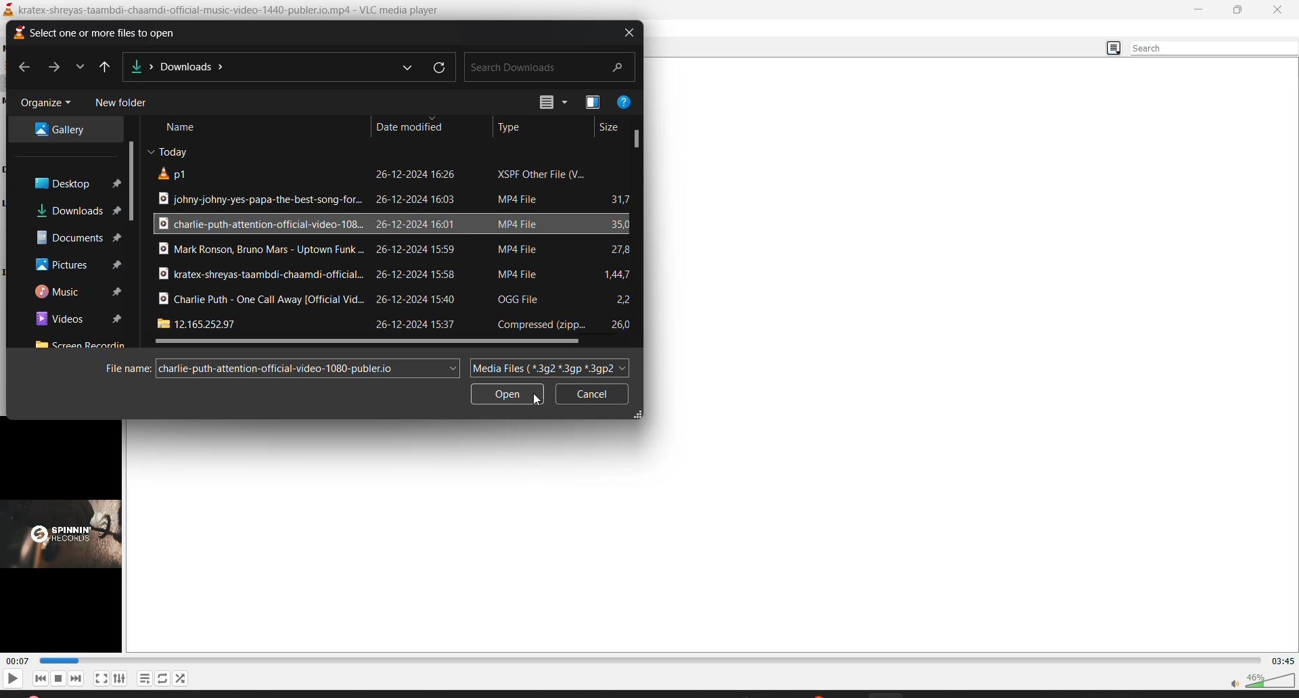  Describe the element at coordinates (1202, 12) in the screenshot. I see `minimize` at that location.